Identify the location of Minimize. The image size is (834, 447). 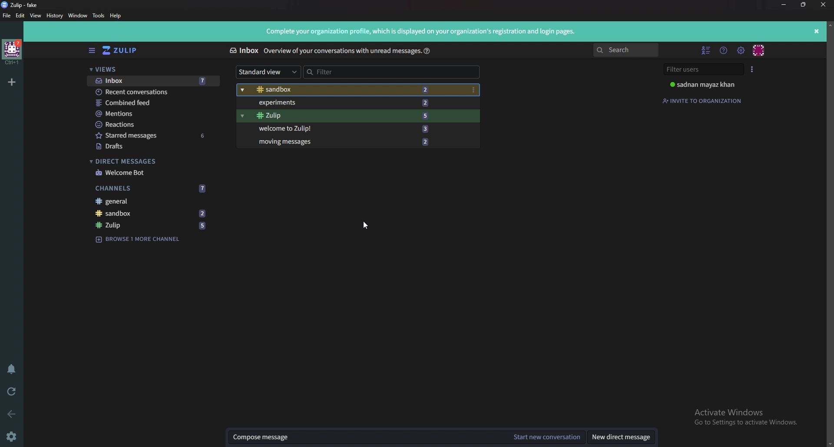
(784, 5).